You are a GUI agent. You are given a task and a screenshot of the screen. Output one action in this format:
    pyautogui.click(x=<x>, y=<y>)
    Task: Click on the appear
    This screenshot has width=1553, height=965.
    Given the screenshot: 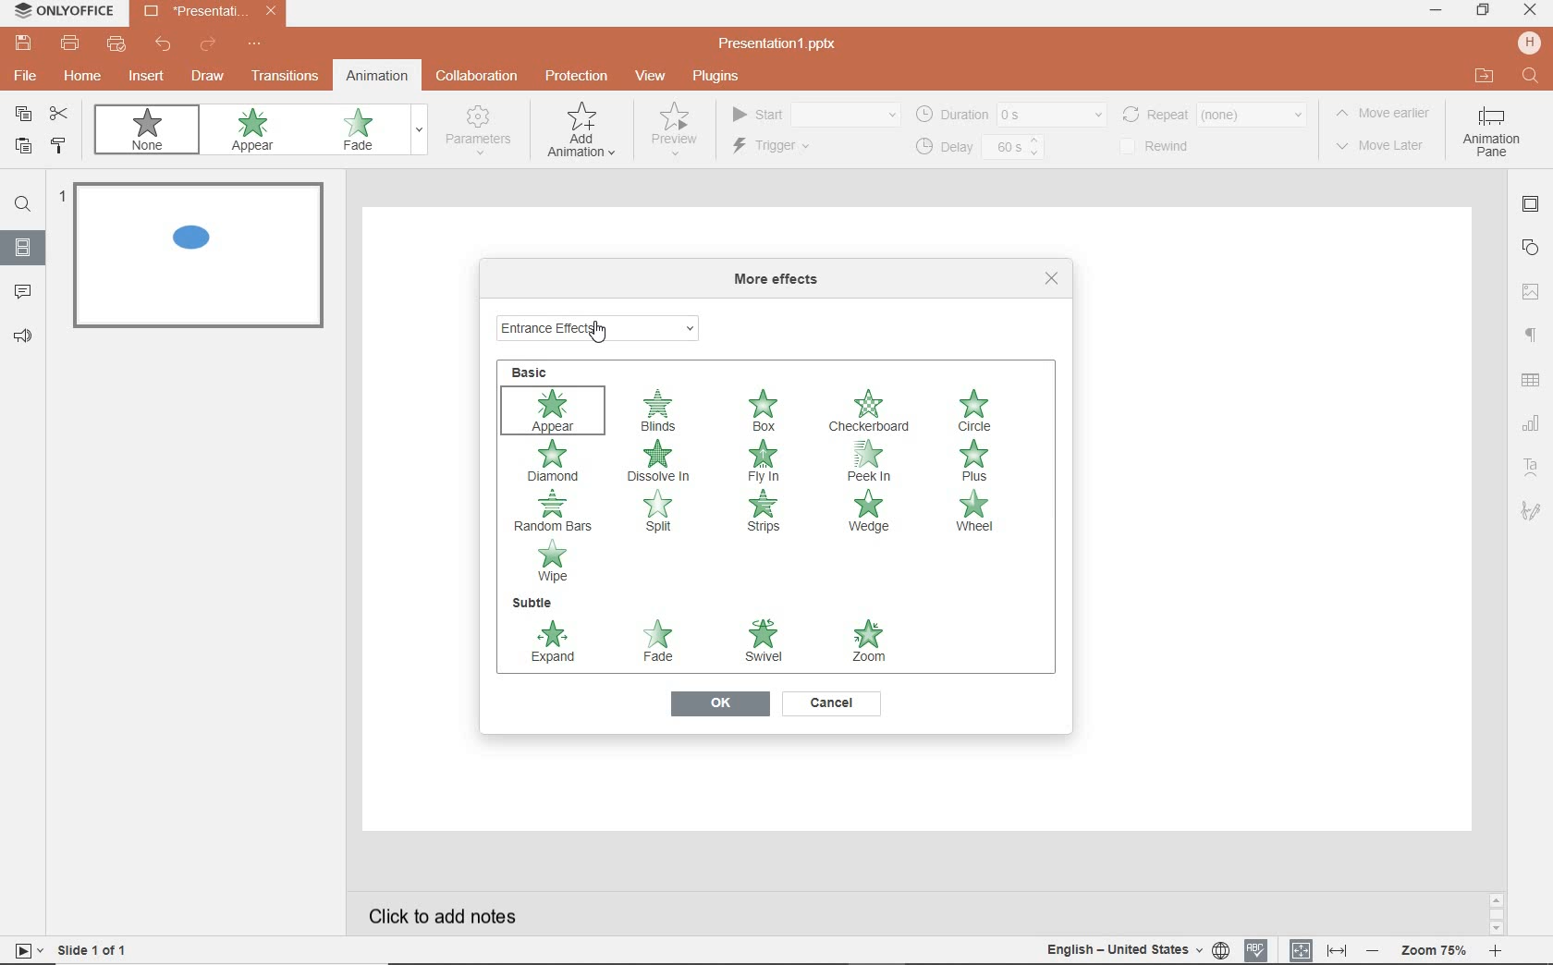 What is the action you would take?
    pyautogui.click(x=256, y=132)
    